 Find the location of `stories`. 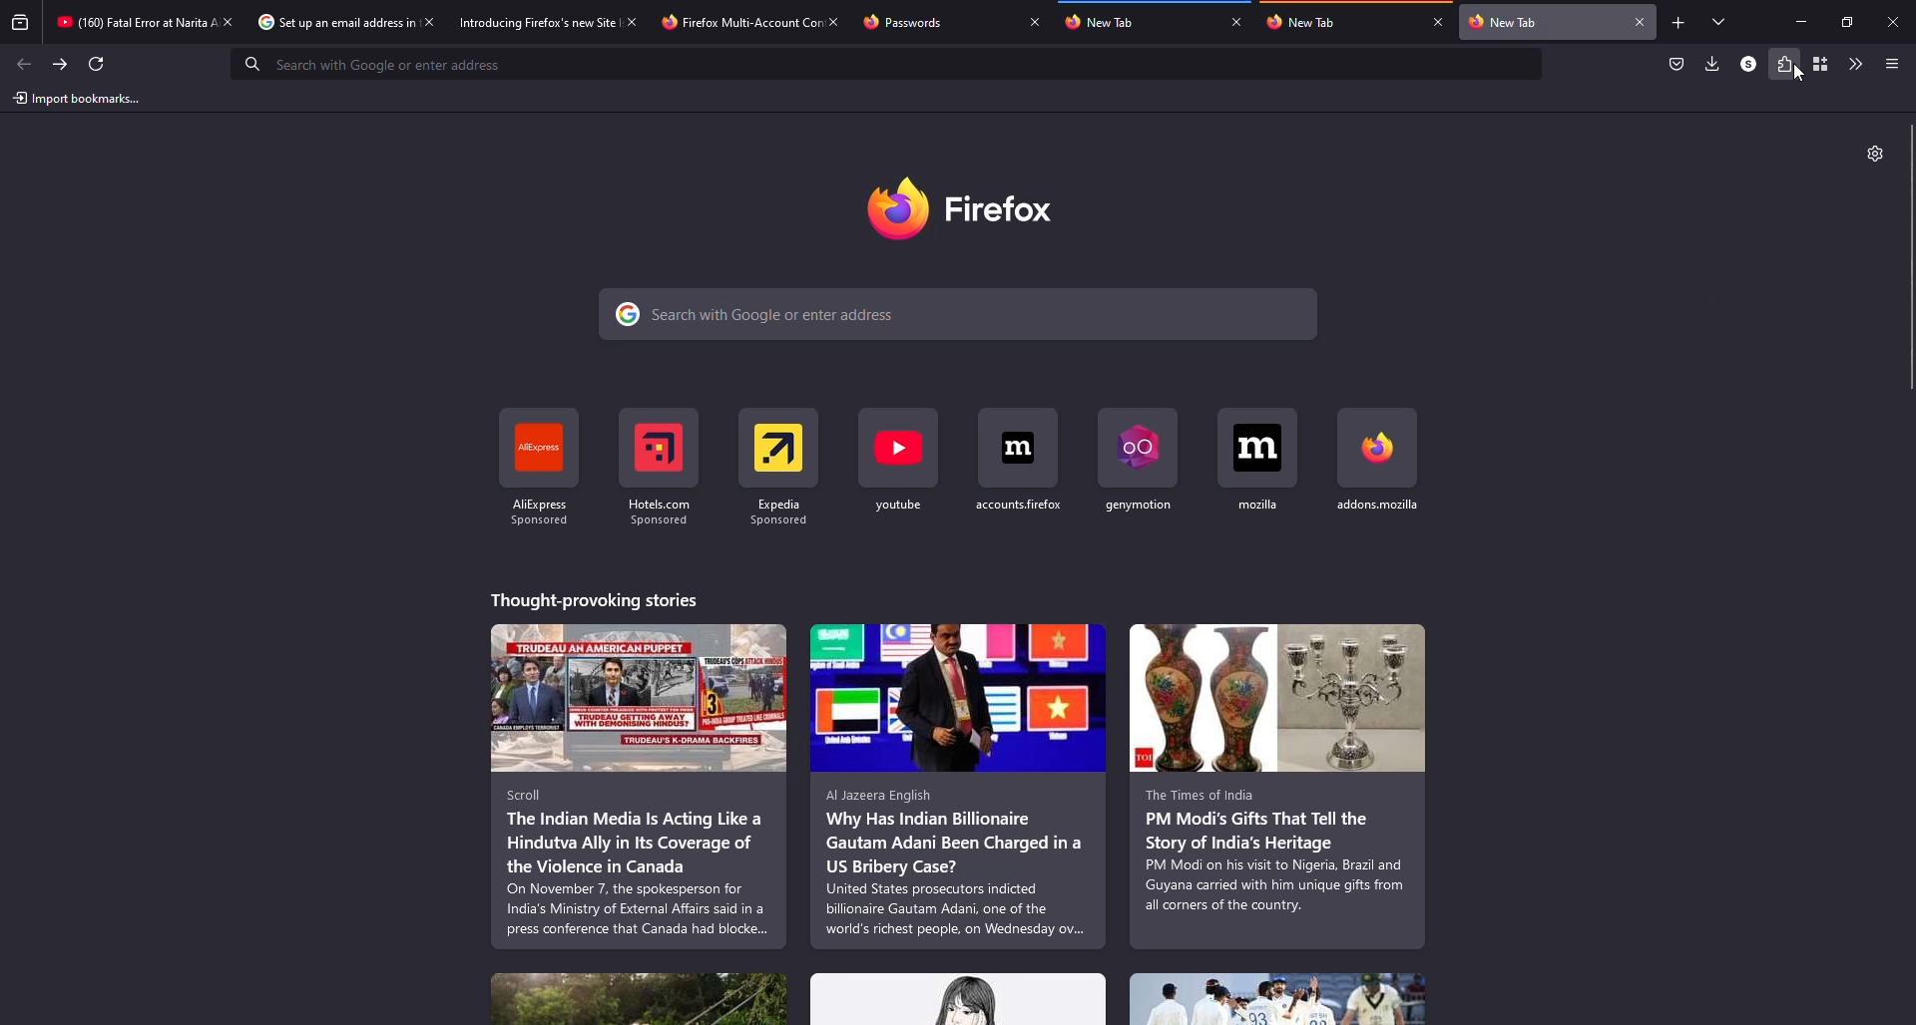

stories is located at coordinates (956, 786).